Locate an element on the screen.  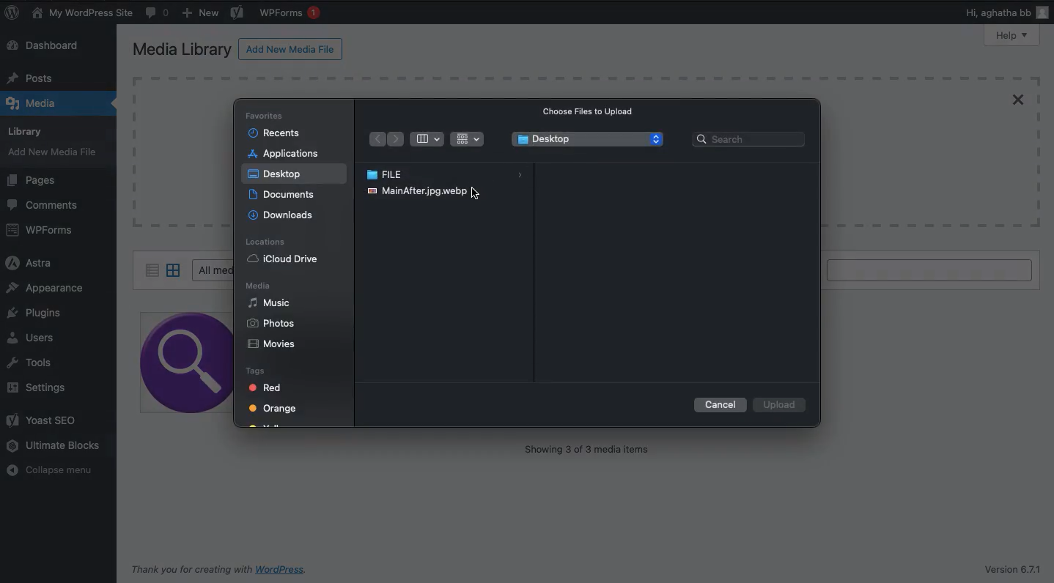
Yoast is located at coordinates (237, 14).